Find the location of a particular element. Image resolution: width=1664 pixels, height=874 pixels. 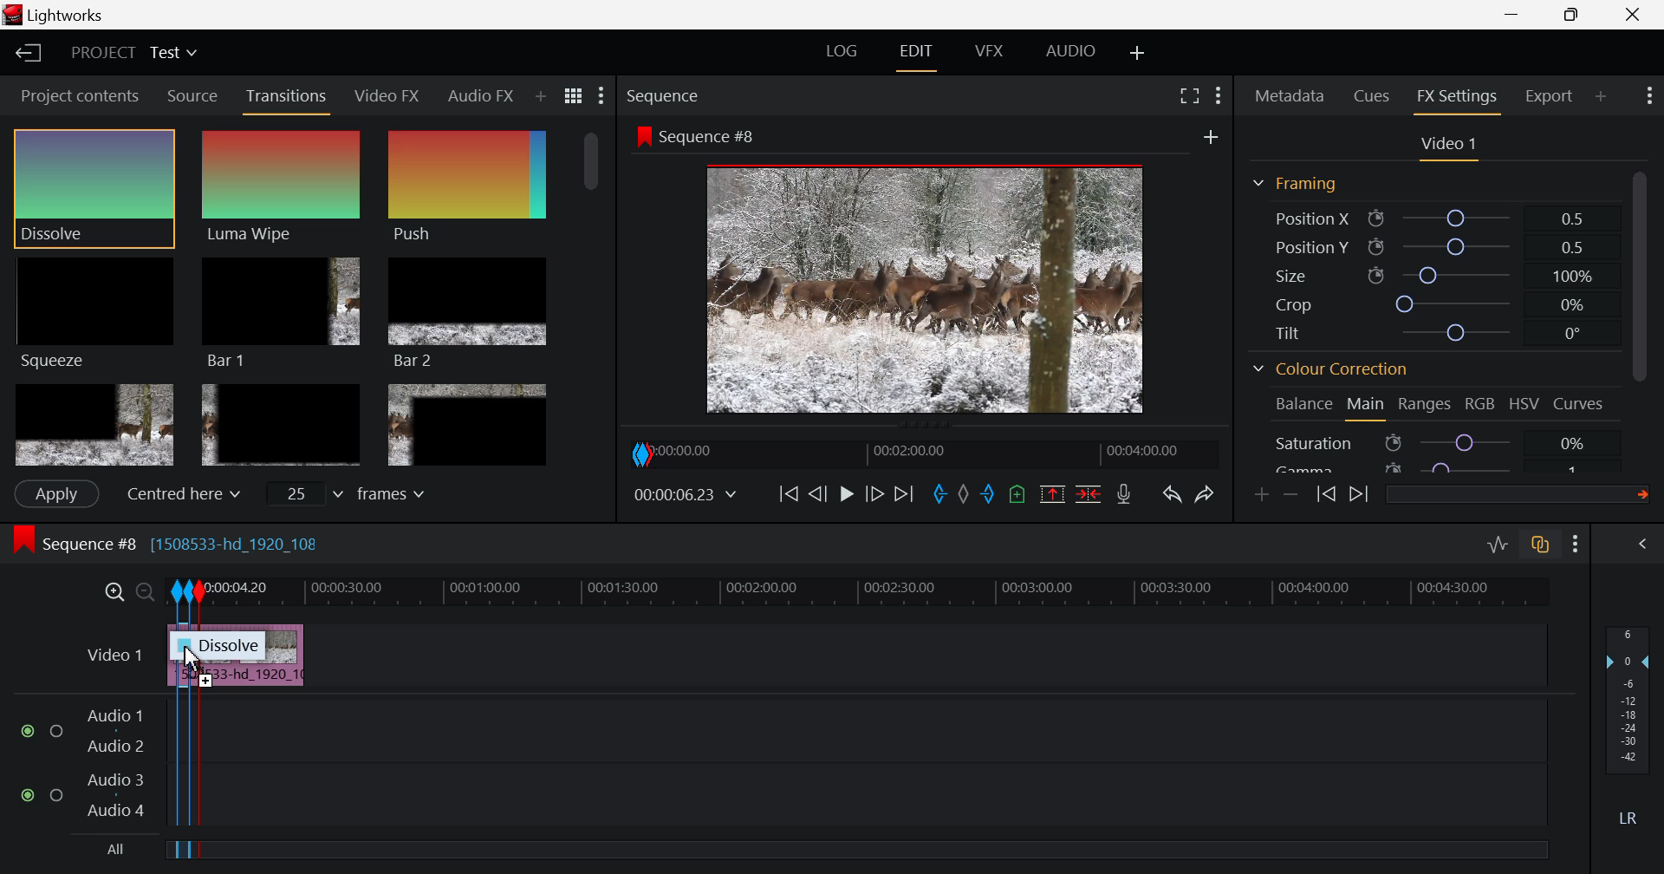

Add Layout is located at coordinates (1139, 52).